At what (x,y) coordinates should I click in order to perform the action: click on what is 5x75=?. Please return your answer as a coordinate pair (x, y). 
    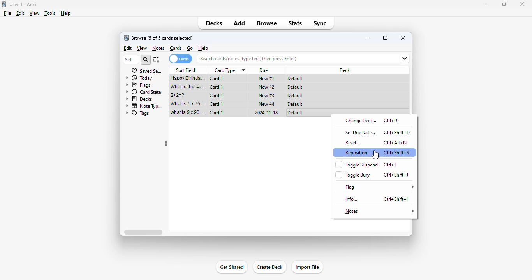
    Looking at the image, I should click on (188, 103).